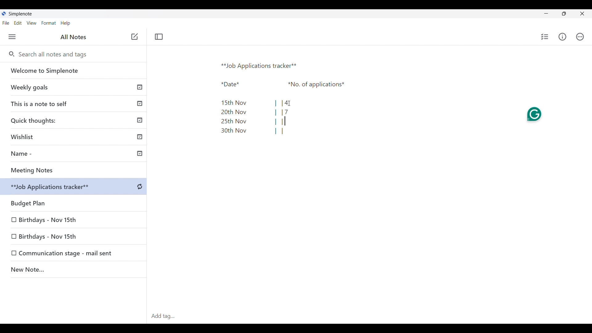 This screenshot has height=333, width=592. What do you see at coordinates (76, 170) in the screenshot?
I see `Meeting Notes` at bounding box center [76, 170].